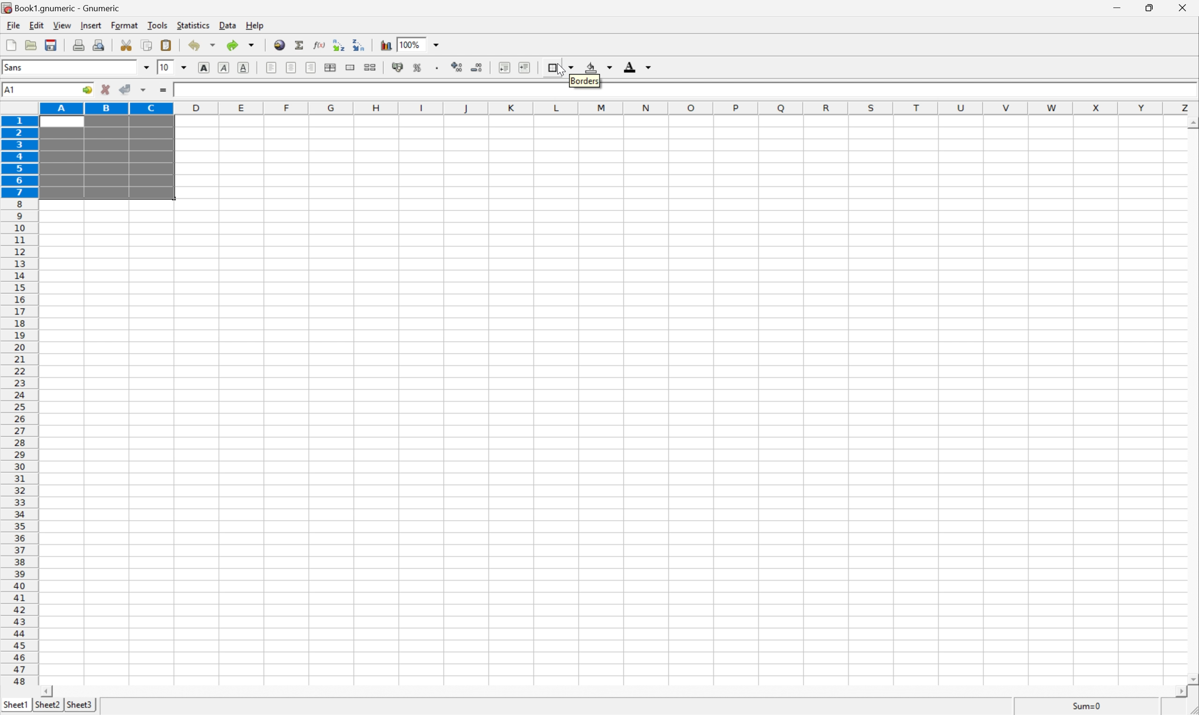  I want to click on bold, so click(205, 67).